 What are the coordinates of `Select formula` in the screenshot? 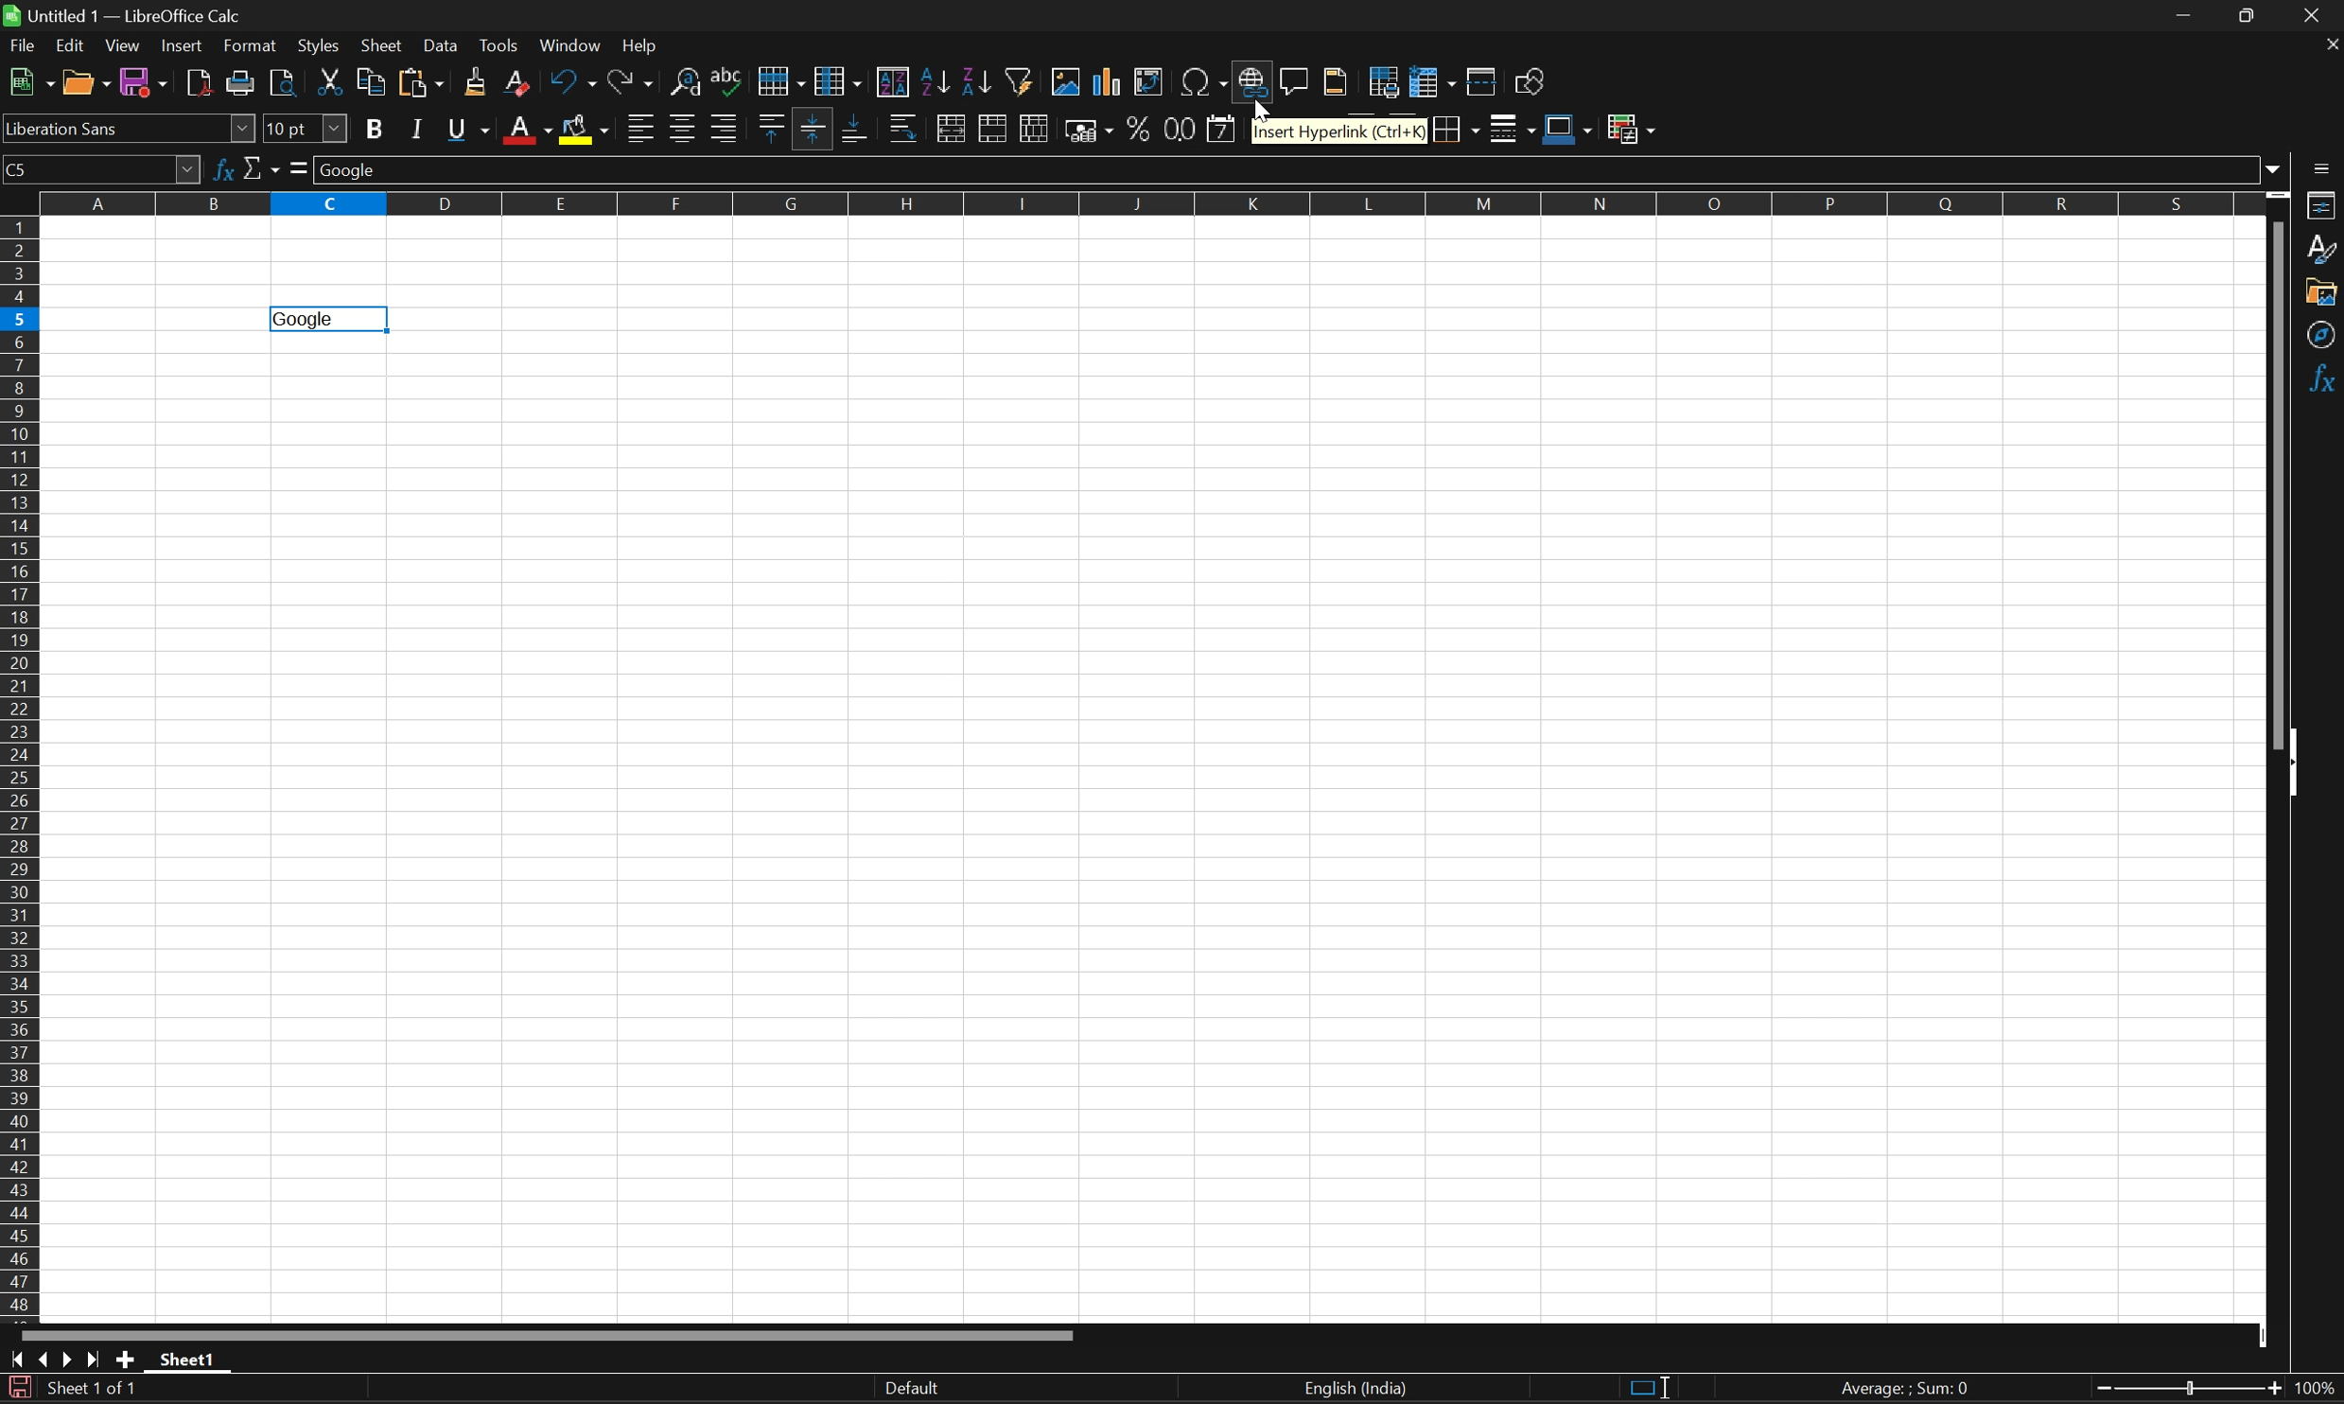 It's located at (299, 166).